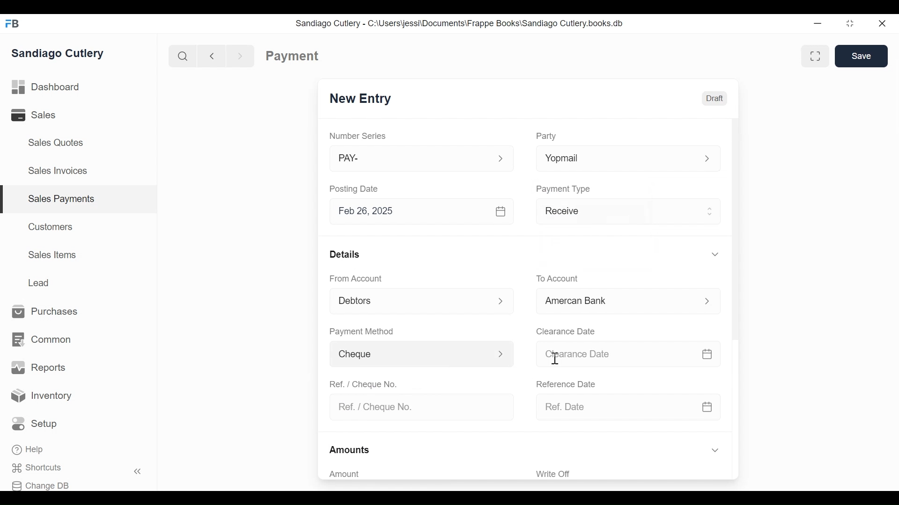 Image resolution: width=899 pixels, height=505 pixels. Describe the element at coordinates (38, 368) in the screenshot. I see `Reports` at that location.